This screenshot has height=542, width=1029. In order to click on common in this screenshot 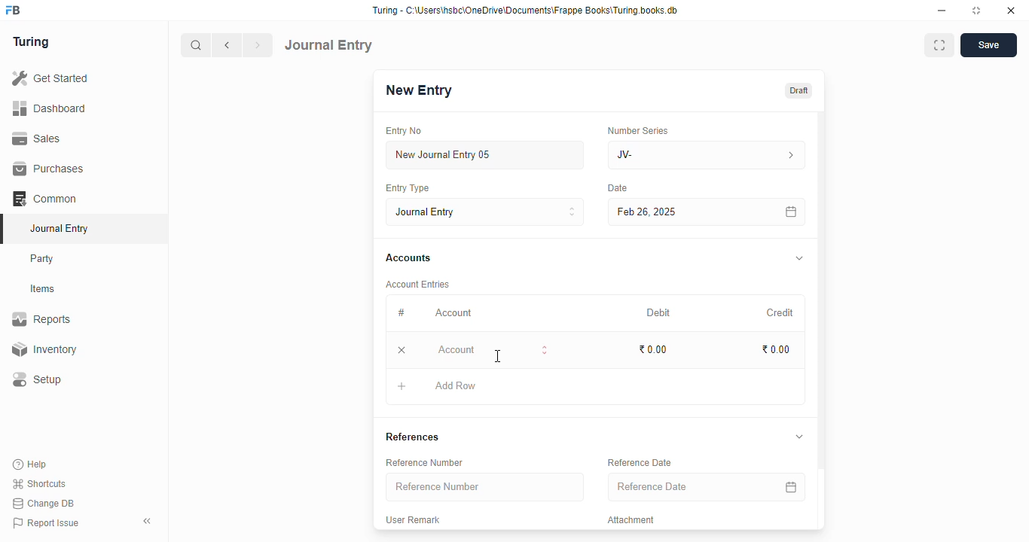, I will do `click(46, 199)`.